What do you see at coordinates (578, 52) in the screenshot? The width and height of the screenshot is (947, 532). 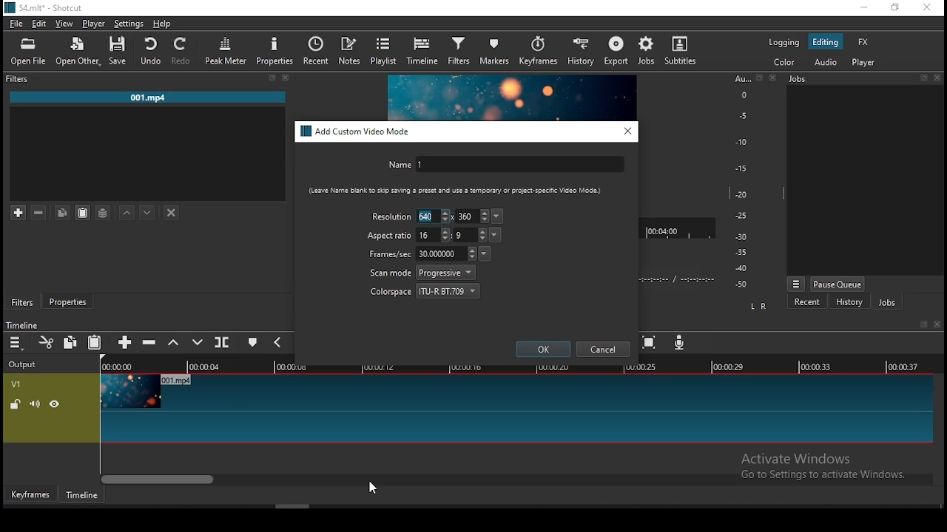 I see `history` at bounding box center [578, 52].